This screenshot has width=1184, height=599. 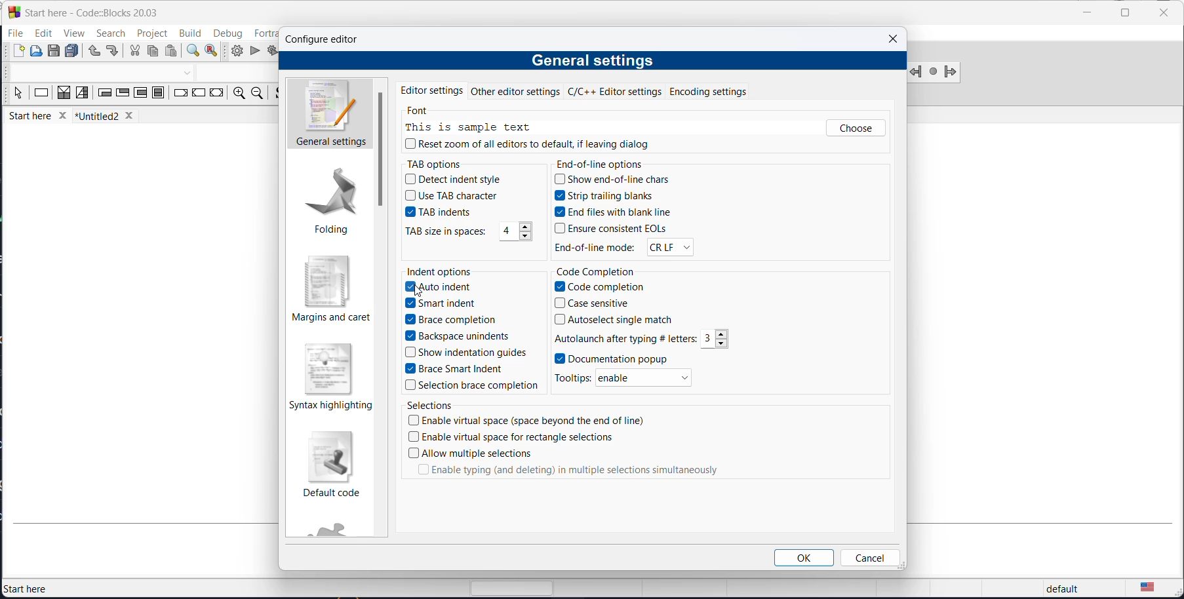 What do you see at coordinates (444, 304) in the screenshot?
I see `smart indent check box` at bounding box center [444, 304].